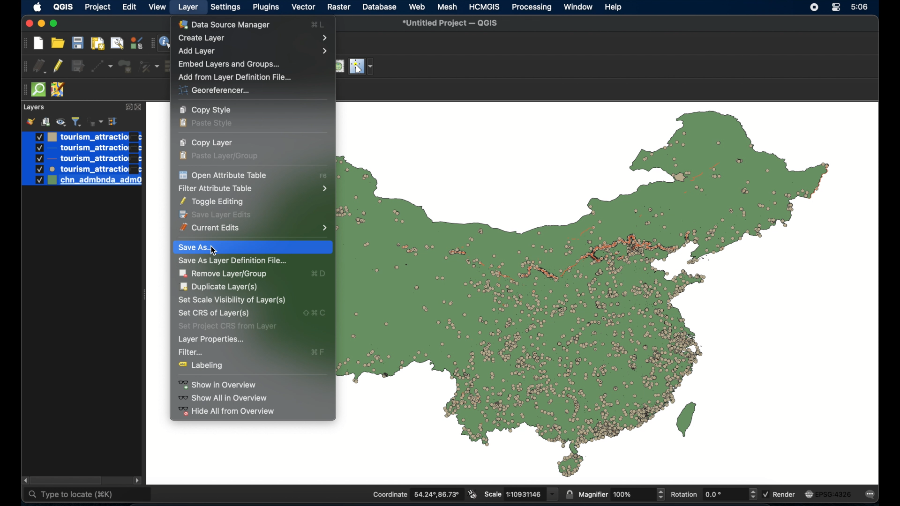  Describe the element at coordinates (621, 493) in the screenshot. I see `magnifier` at that location.